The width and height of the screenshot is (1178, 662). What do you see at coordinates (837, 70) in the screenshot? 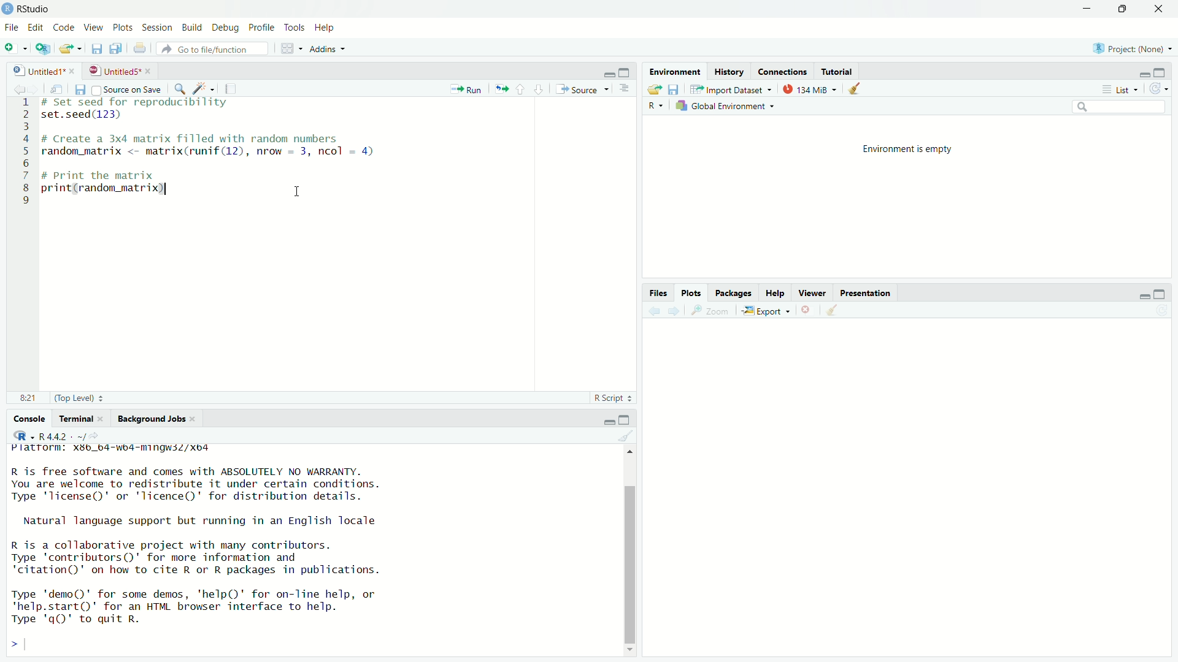
I see `Tutorial` at bounding box center [837, 70].